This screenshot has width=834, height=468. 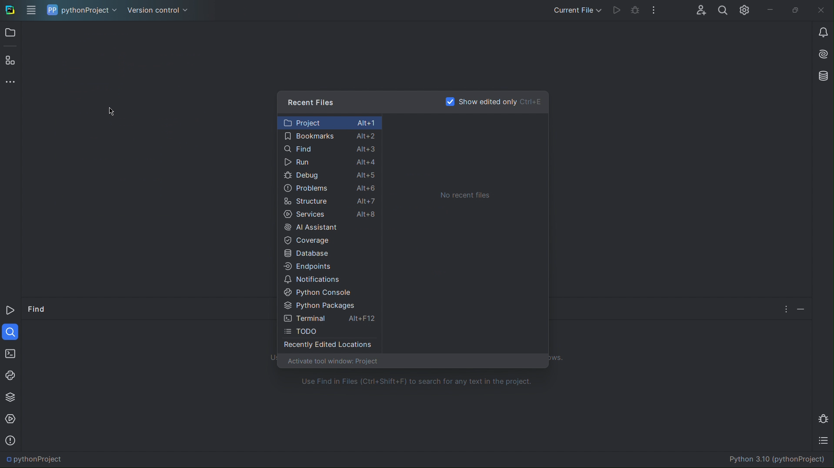 I want to click on Problems, so click(x=10, y=440).